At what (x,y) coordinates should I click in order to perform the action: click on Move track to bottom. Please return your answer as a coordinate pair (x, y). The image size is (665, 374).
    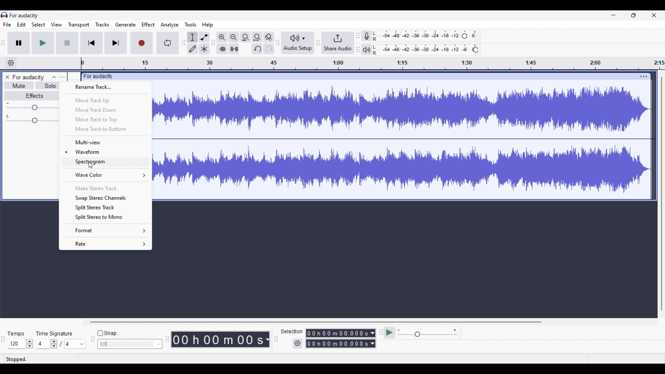
    Looking at the image, I should click on (106, 130).